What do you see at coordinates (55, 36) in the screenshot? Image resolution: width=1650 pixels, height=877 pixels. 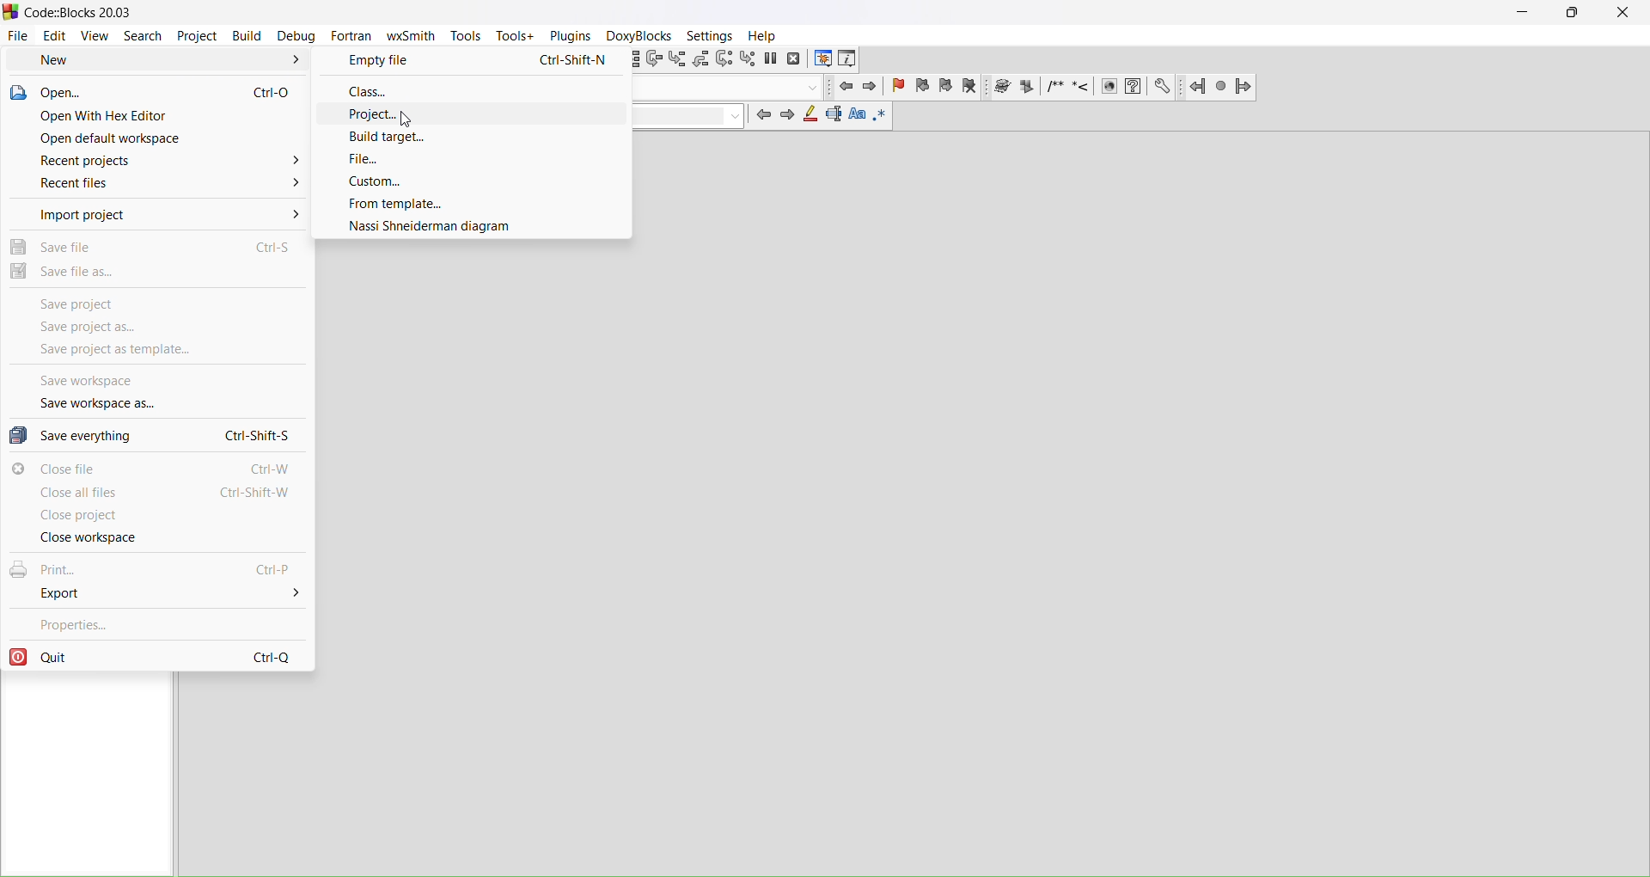 I see `edit` at bounding box center [55, 36].